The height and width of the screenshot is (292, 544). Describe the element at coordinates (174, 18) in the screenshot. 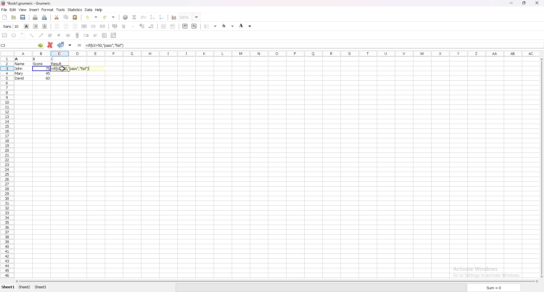

I see `chart` at that location.